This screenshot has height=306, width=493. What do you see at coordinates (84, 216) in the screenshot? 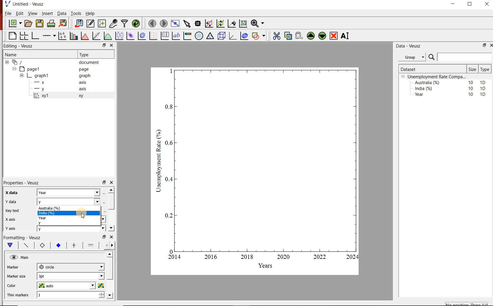
I see `cursor` at bounding box center [84, 216].